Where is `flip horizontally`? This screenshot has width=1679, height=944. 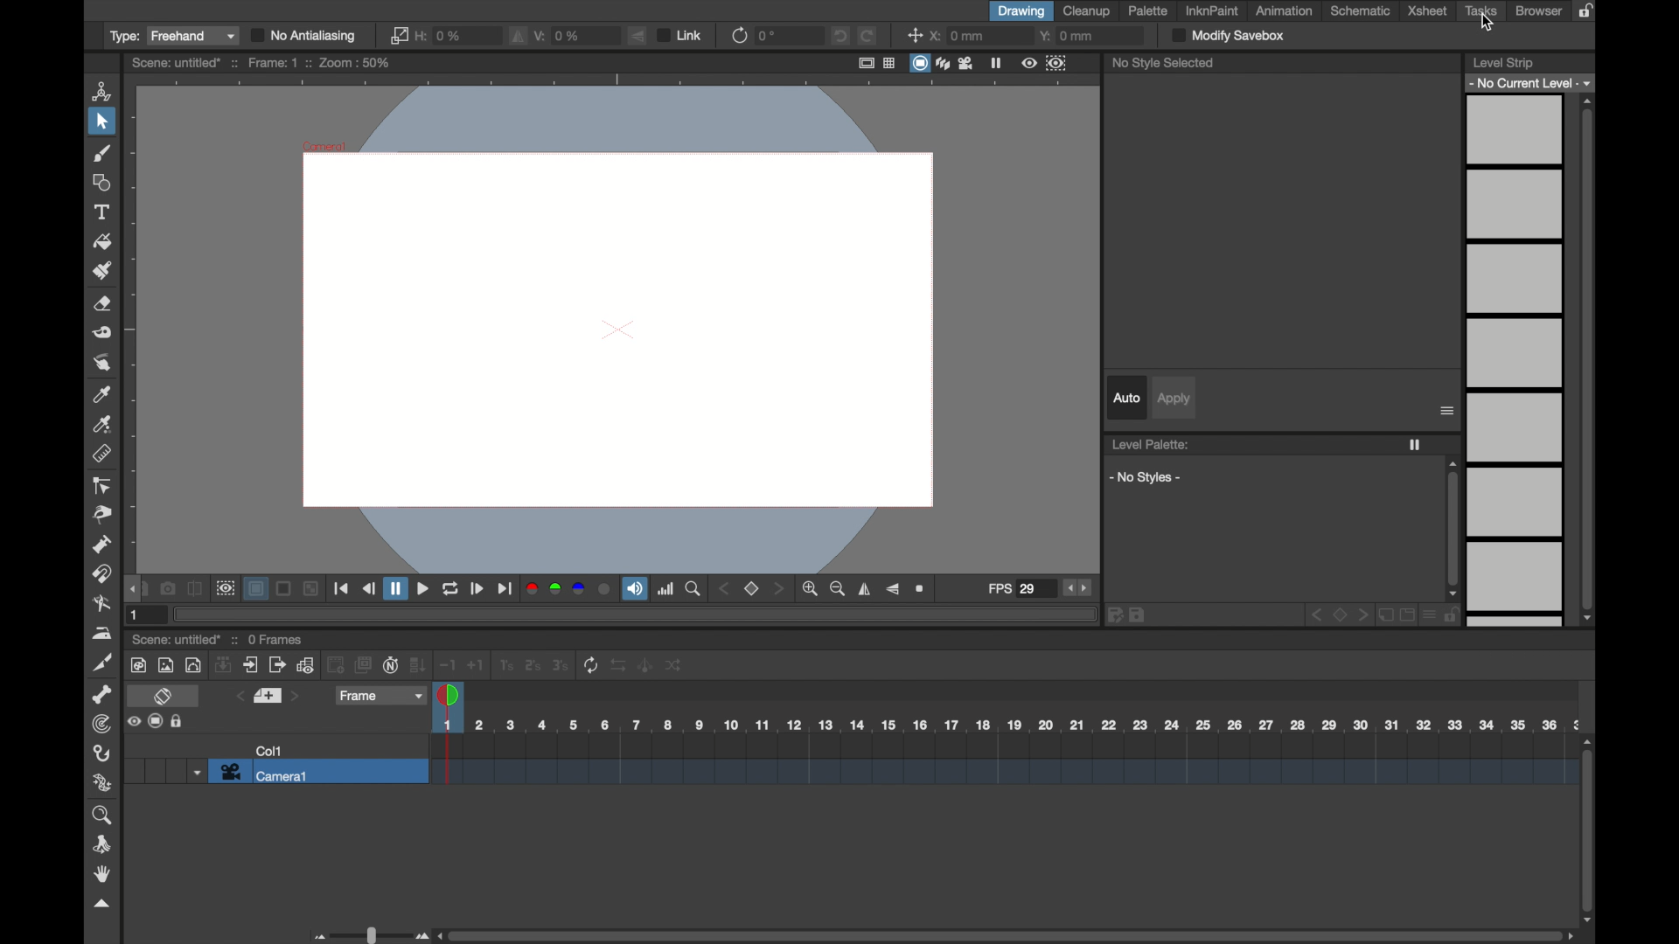 flip horizontally is located at coordinates (637, 35).